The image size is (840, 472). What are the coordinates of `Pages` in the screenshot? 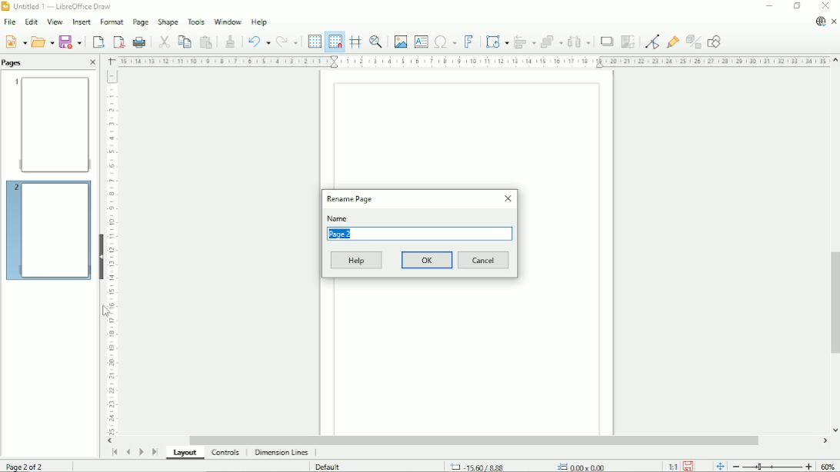 It's located at (14, 62).